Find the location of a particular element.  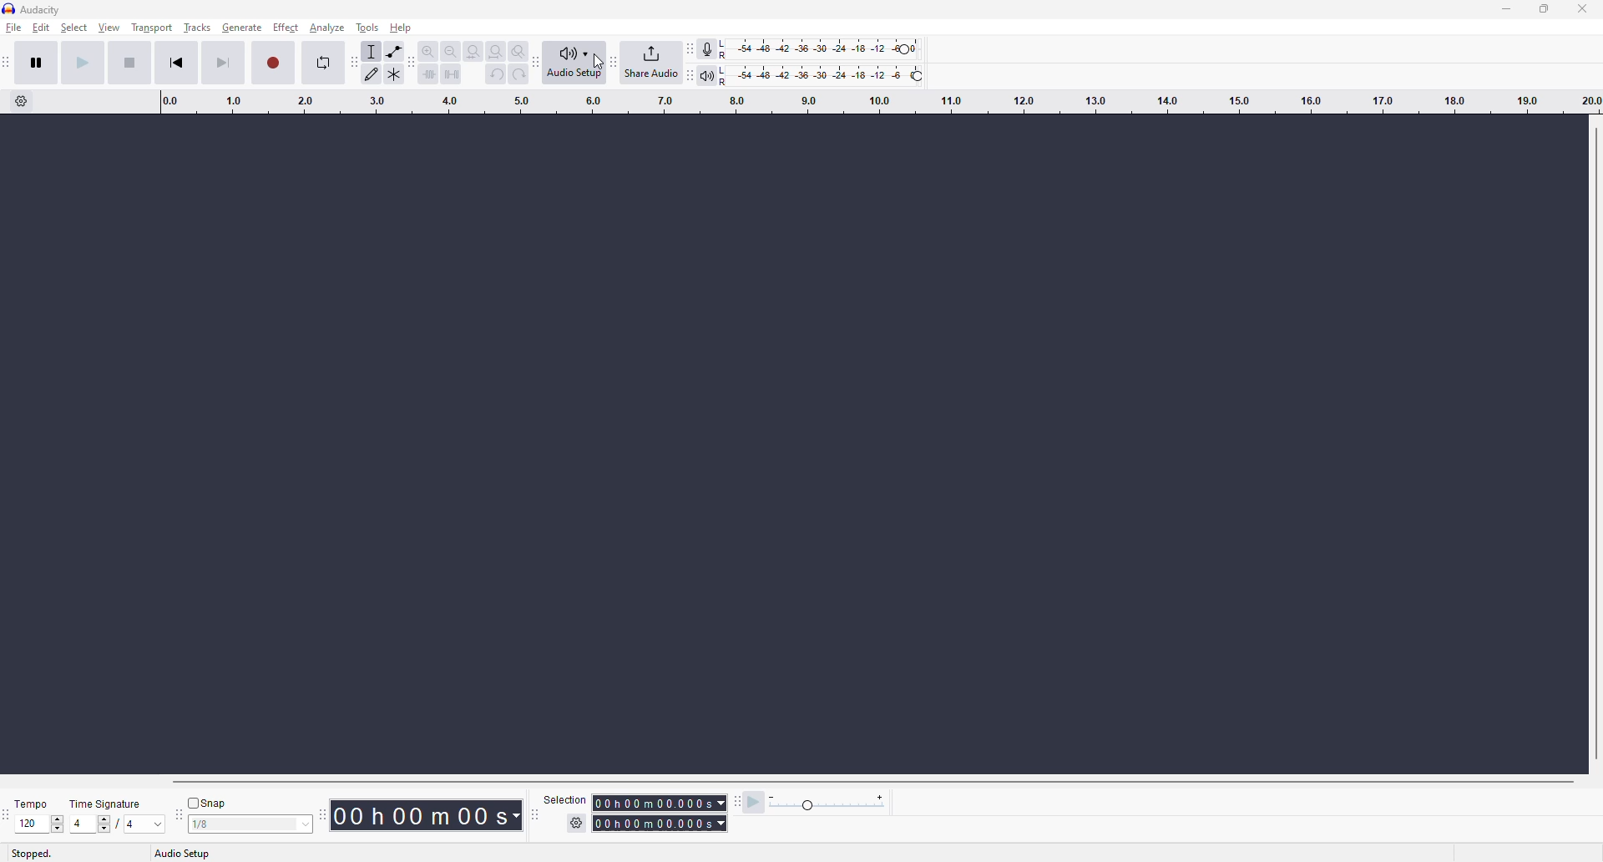

play at speed is located at coordinates (750, 811).